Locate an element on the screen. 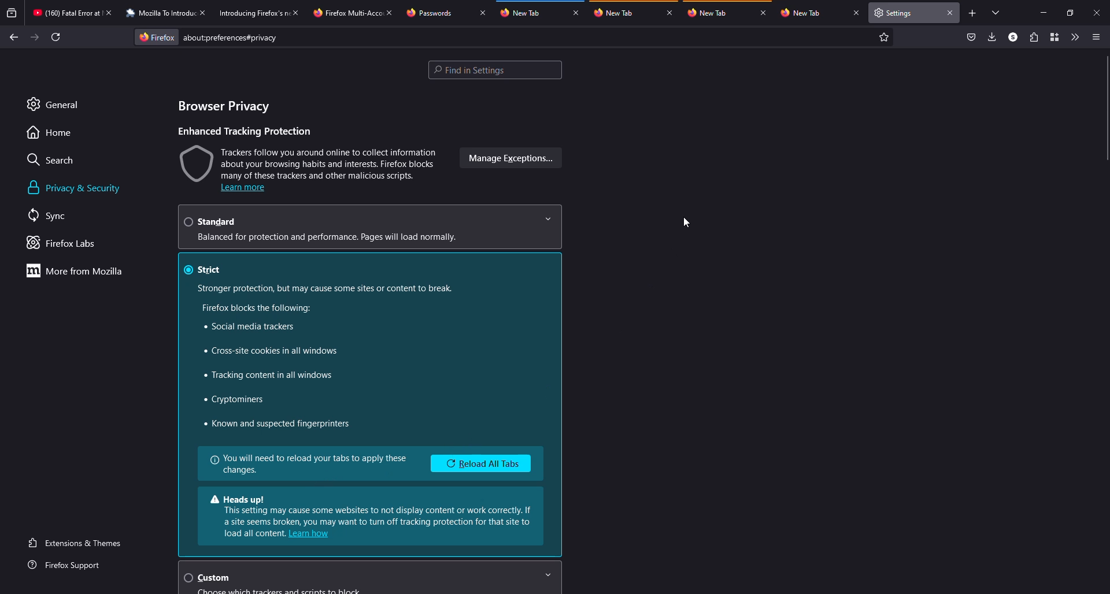 The width and height of the screenshot is (1110, 594). expand is located at coordinates (549, 576).